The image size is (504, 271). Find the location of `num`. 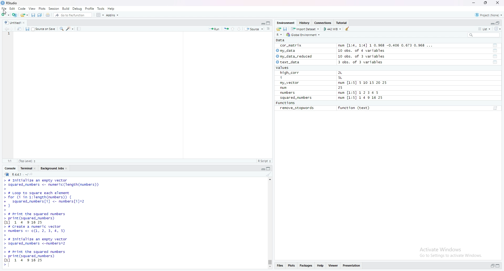

num is located at coordinates (285, 88).